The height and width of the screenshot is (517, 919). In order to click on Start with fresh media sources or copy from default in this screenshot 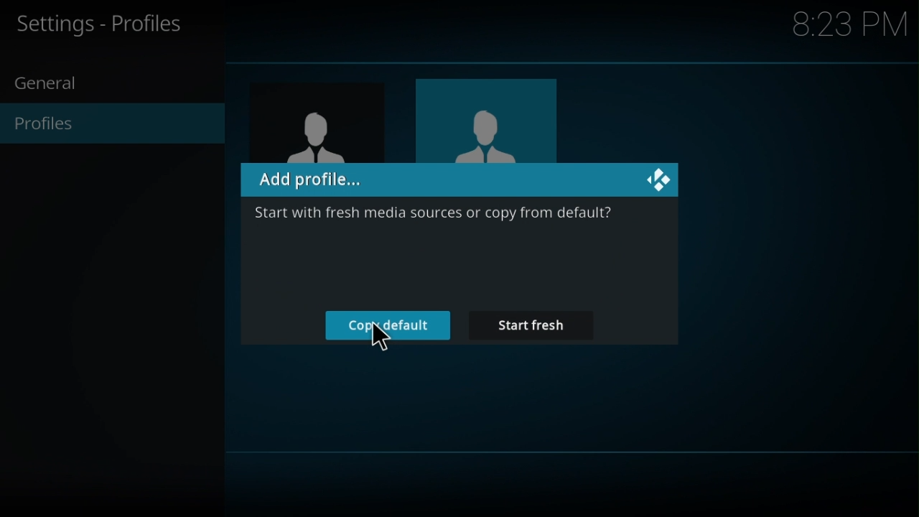, I will do `click(433, 217)`.